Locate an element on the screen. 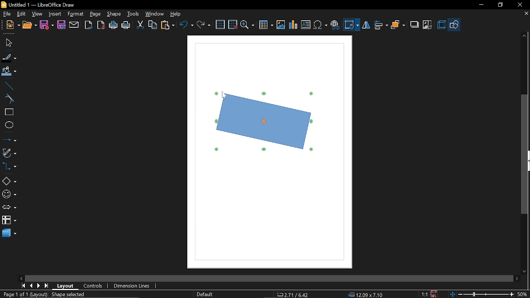 This screenshot has height=298, width=530. Copy is located at coordinates (152, 24).